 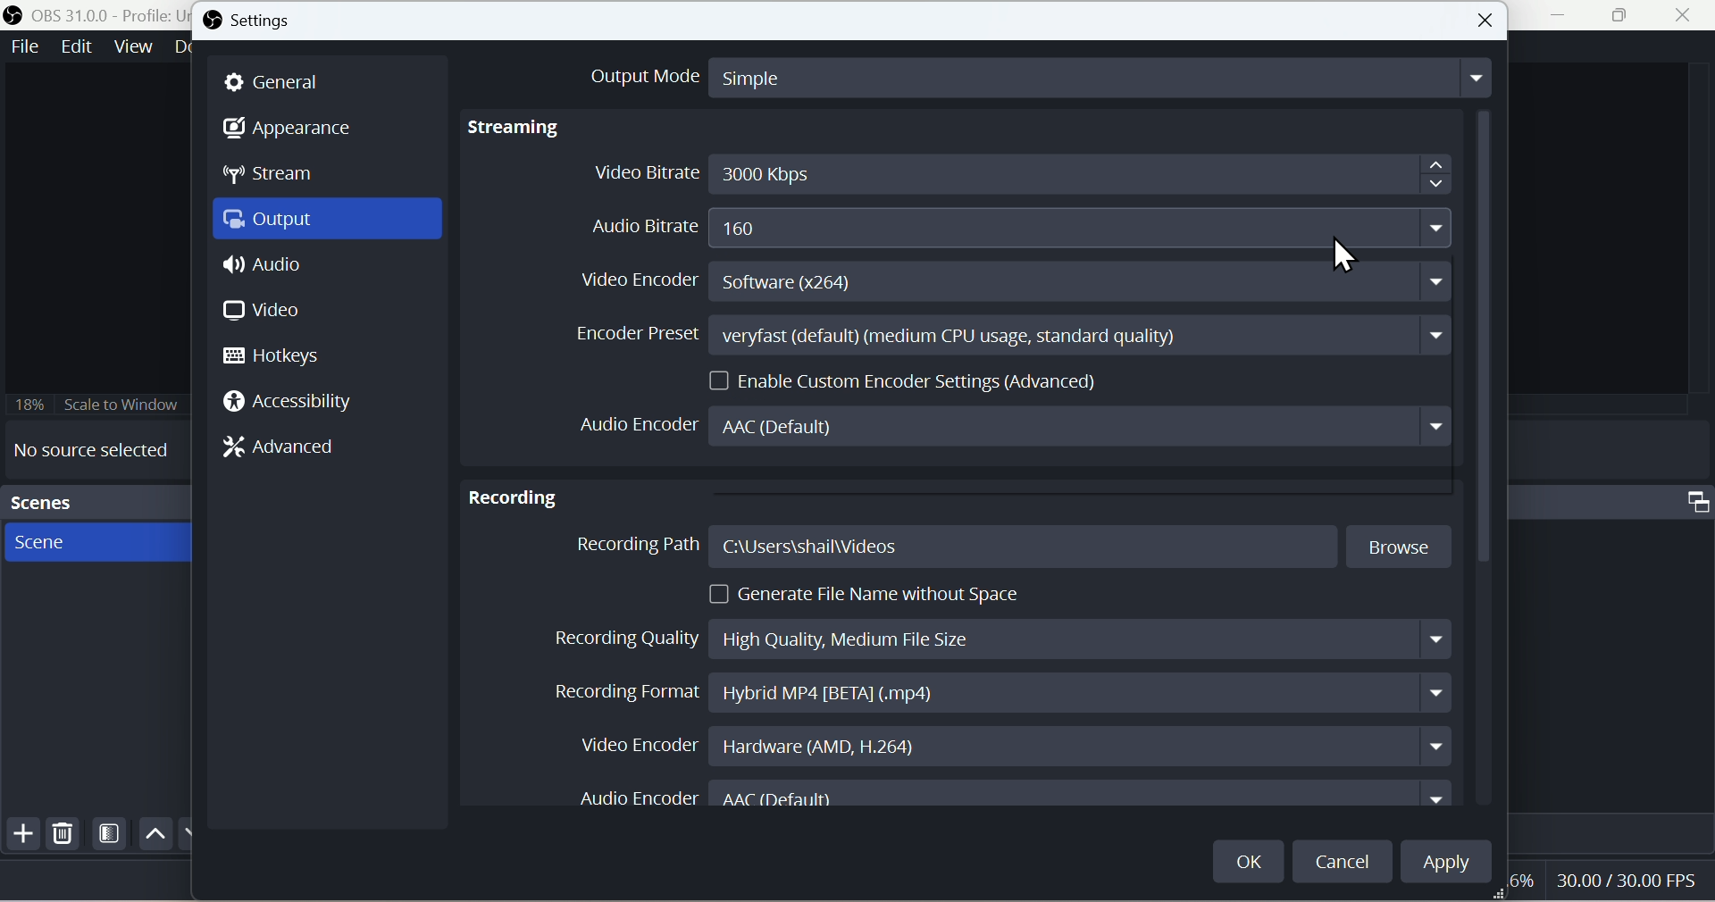 I want to click on Advanced, so click(x=292, y=450).